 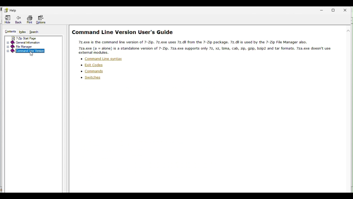 What do you see at coordinates (322, 9) in the screenshot?
I see `Minimize` at bounding box center [322, 9].